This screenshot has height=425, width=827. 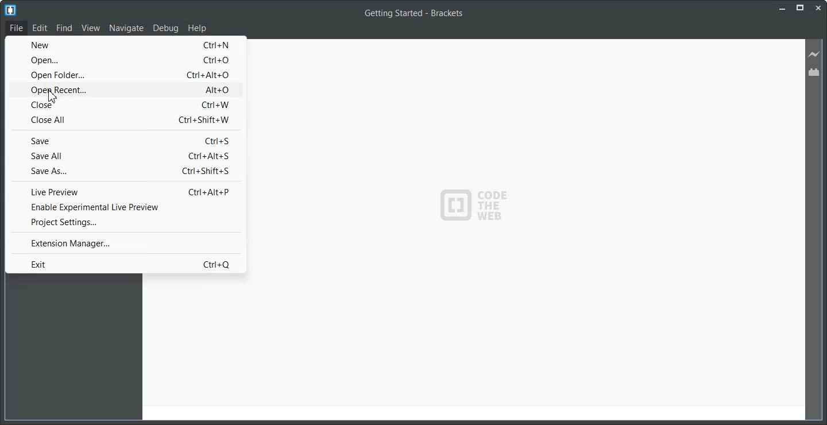 I want to click on Save As, so click(x=126, y=171).